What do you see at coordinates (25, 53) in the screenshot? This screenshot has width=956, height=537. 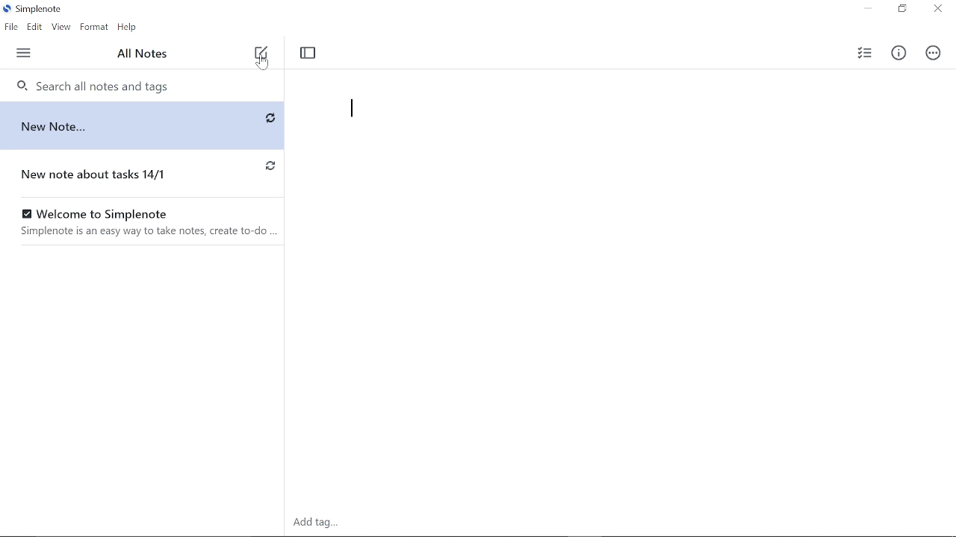 I see `Menu` at bounding box center [25, 53].